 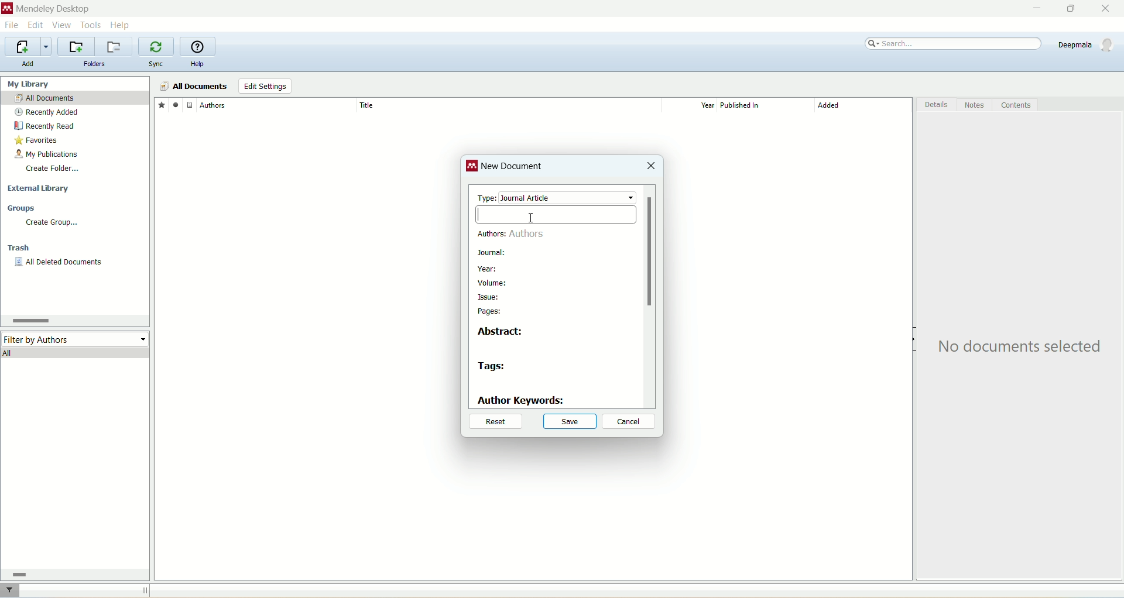 I want to click on edit, so click(x=35, y=25).